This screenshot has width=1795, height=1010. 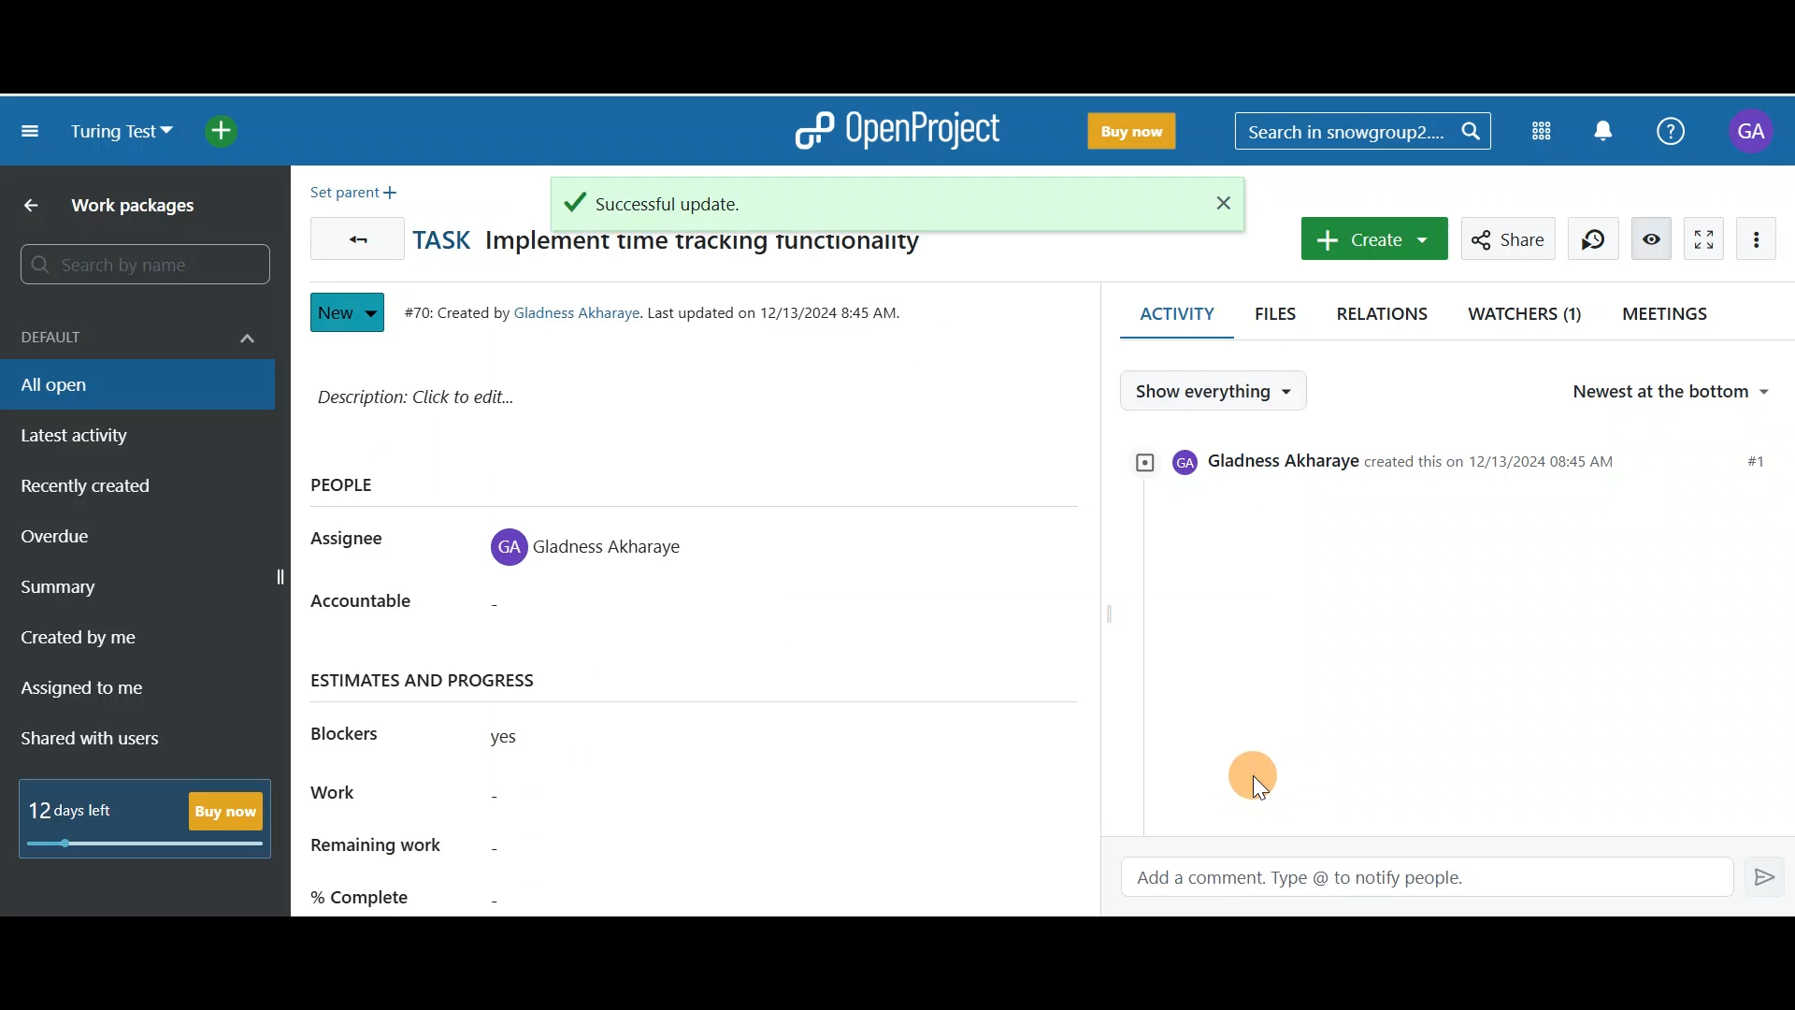 I want to click on Gladness Akharaye, so click(x=596, y=541).